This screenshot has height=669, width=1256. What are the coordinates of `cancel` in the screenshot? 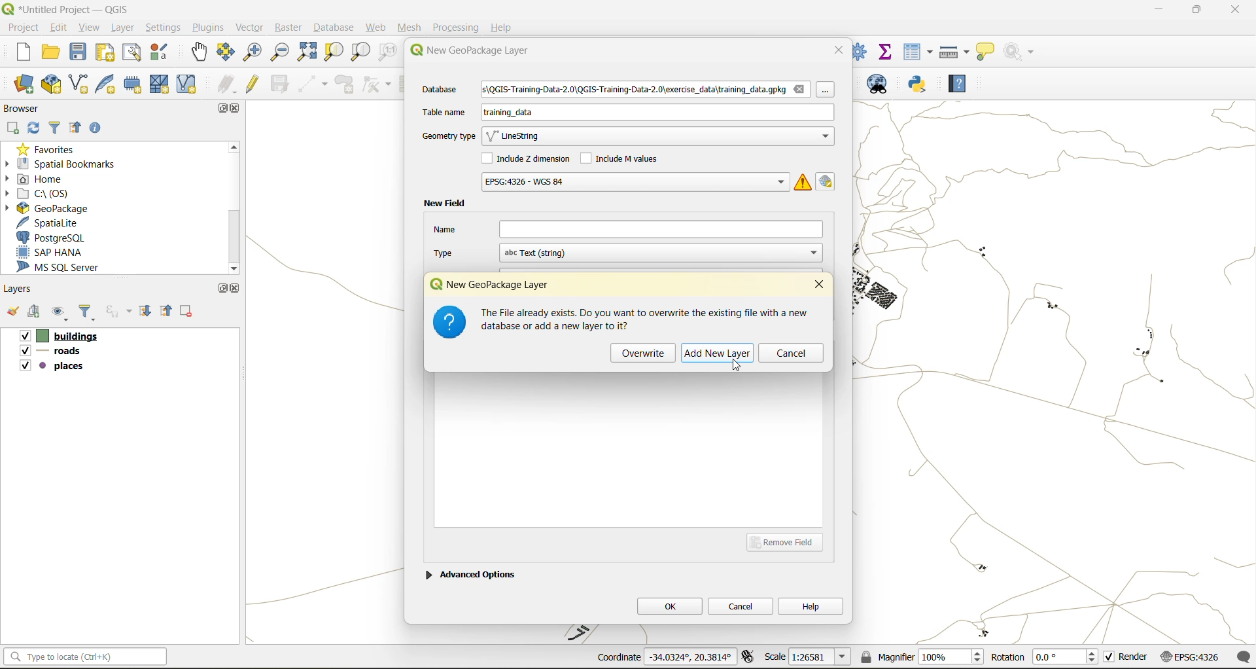 It's located at (742, 605).